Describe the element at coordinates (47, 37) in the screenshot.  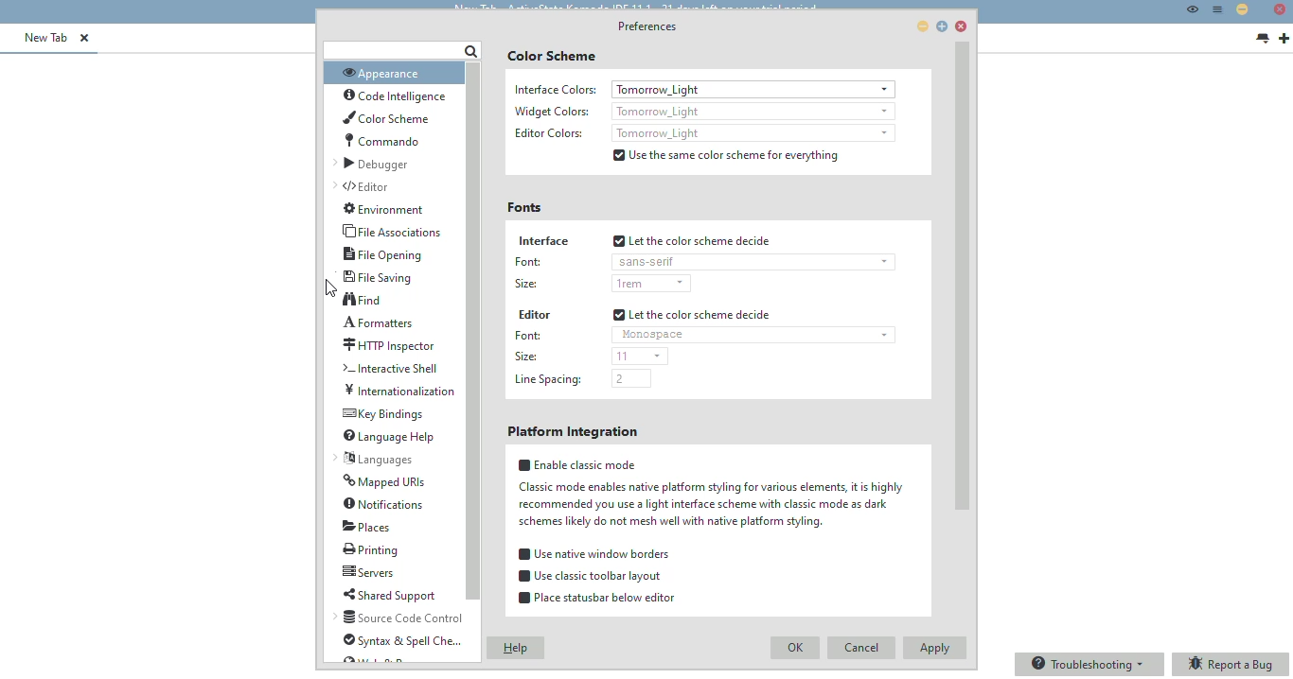
I see `new tab` at that location.